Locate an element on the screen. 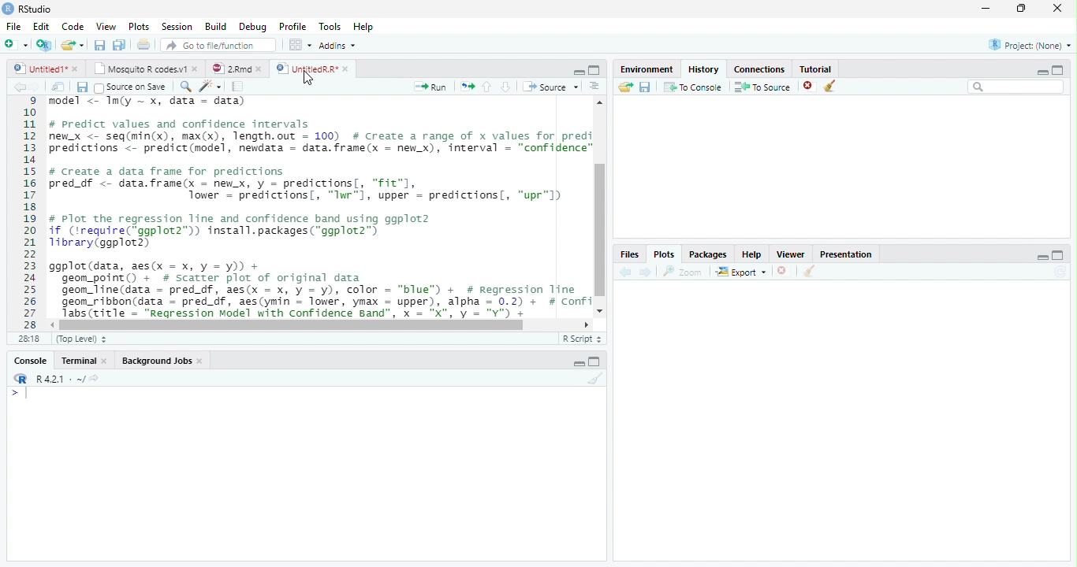 Image resolution: width=1077 pixels, height=567 pixels. Maximize is located at coordinates (1057, 256).